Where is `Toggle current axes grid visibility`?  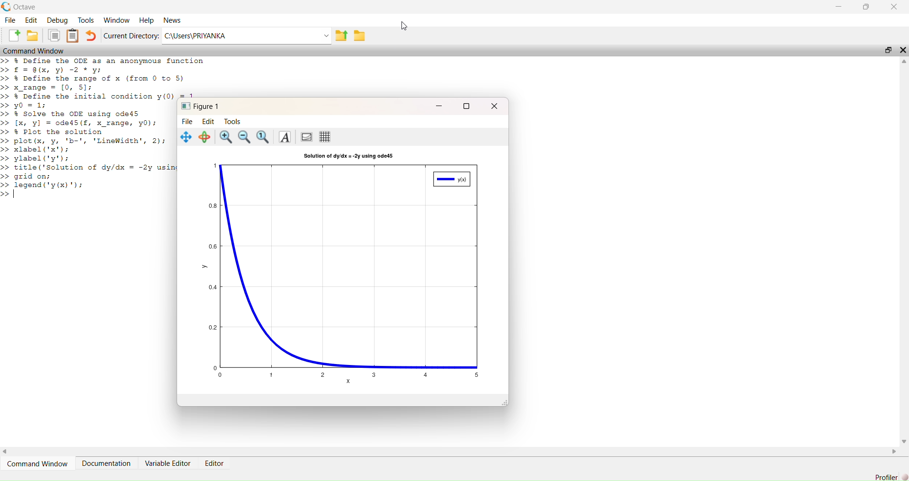 Toggle current axes grid visibility is located at coordinates (325, 136).